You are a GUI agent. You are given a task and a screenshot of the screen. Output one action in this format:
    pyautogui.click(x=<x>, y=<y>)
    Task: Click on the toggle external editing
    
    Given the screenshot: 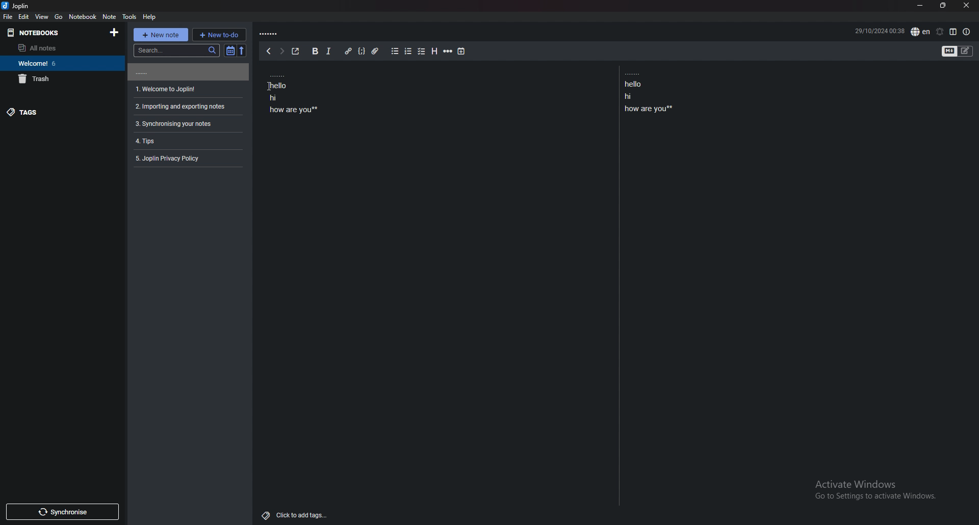 What is the action you would take?
    pyautogui.click(x=296, y=51)
    